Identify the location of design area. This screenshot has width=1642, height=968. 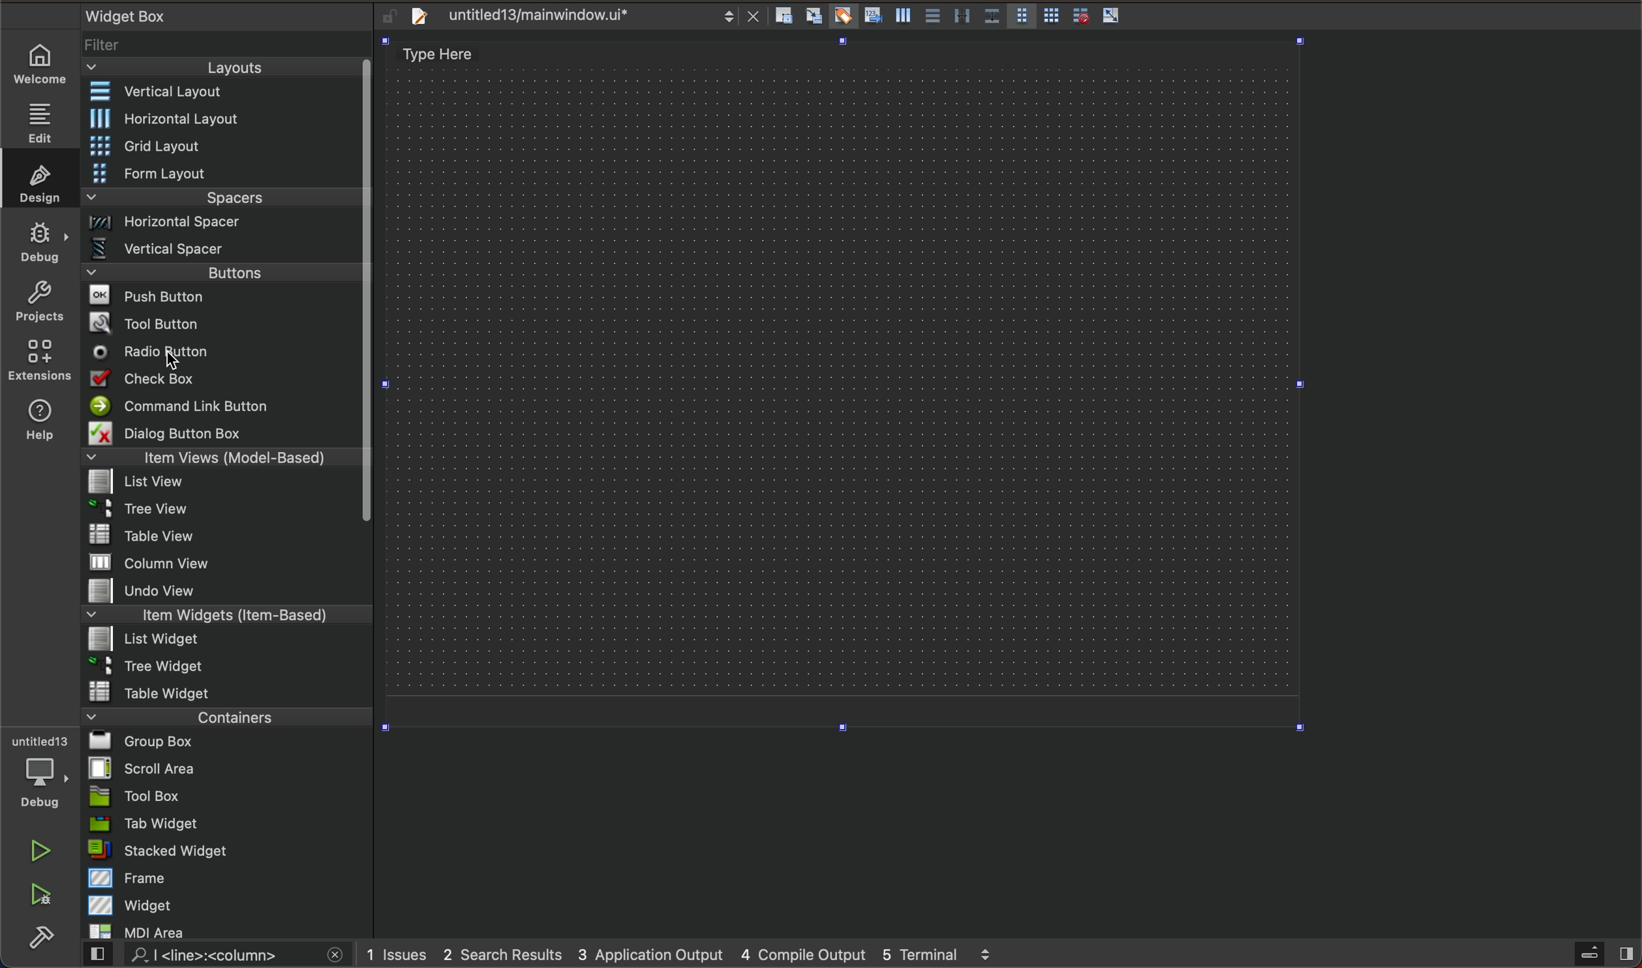
(845, 376).